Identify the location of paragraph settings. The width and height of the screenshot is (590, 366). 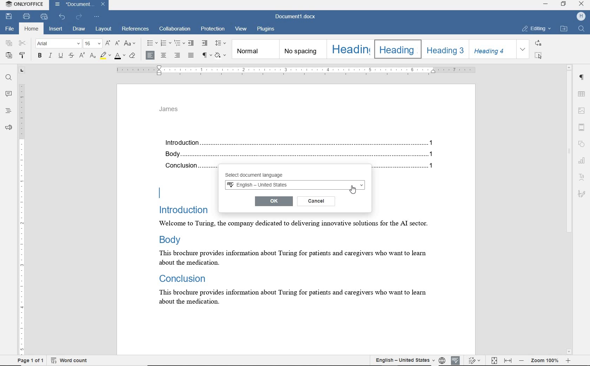
(582, 79).